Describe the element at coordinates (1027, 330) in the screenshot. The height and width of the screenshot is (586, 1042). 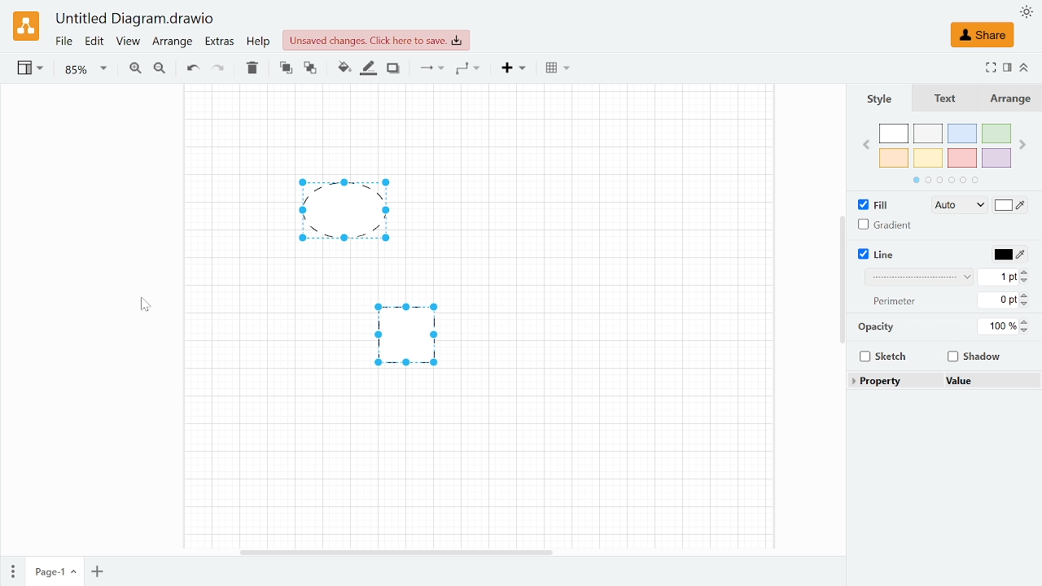
I see `Decrease opacity` at that location.